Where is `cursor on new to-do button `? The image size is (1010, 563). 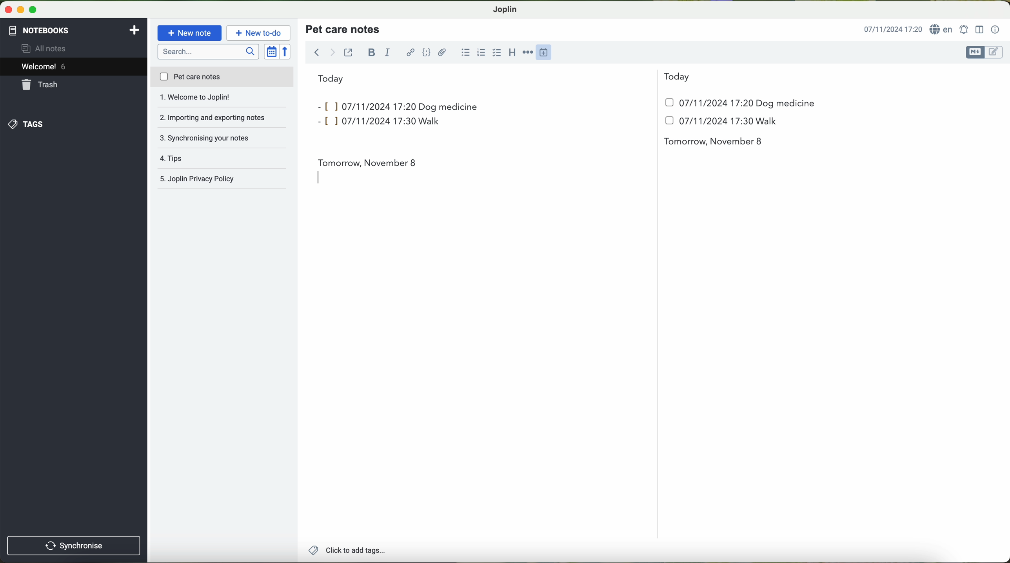 cursor on new to-do button  is located at coordinates (260, 33).